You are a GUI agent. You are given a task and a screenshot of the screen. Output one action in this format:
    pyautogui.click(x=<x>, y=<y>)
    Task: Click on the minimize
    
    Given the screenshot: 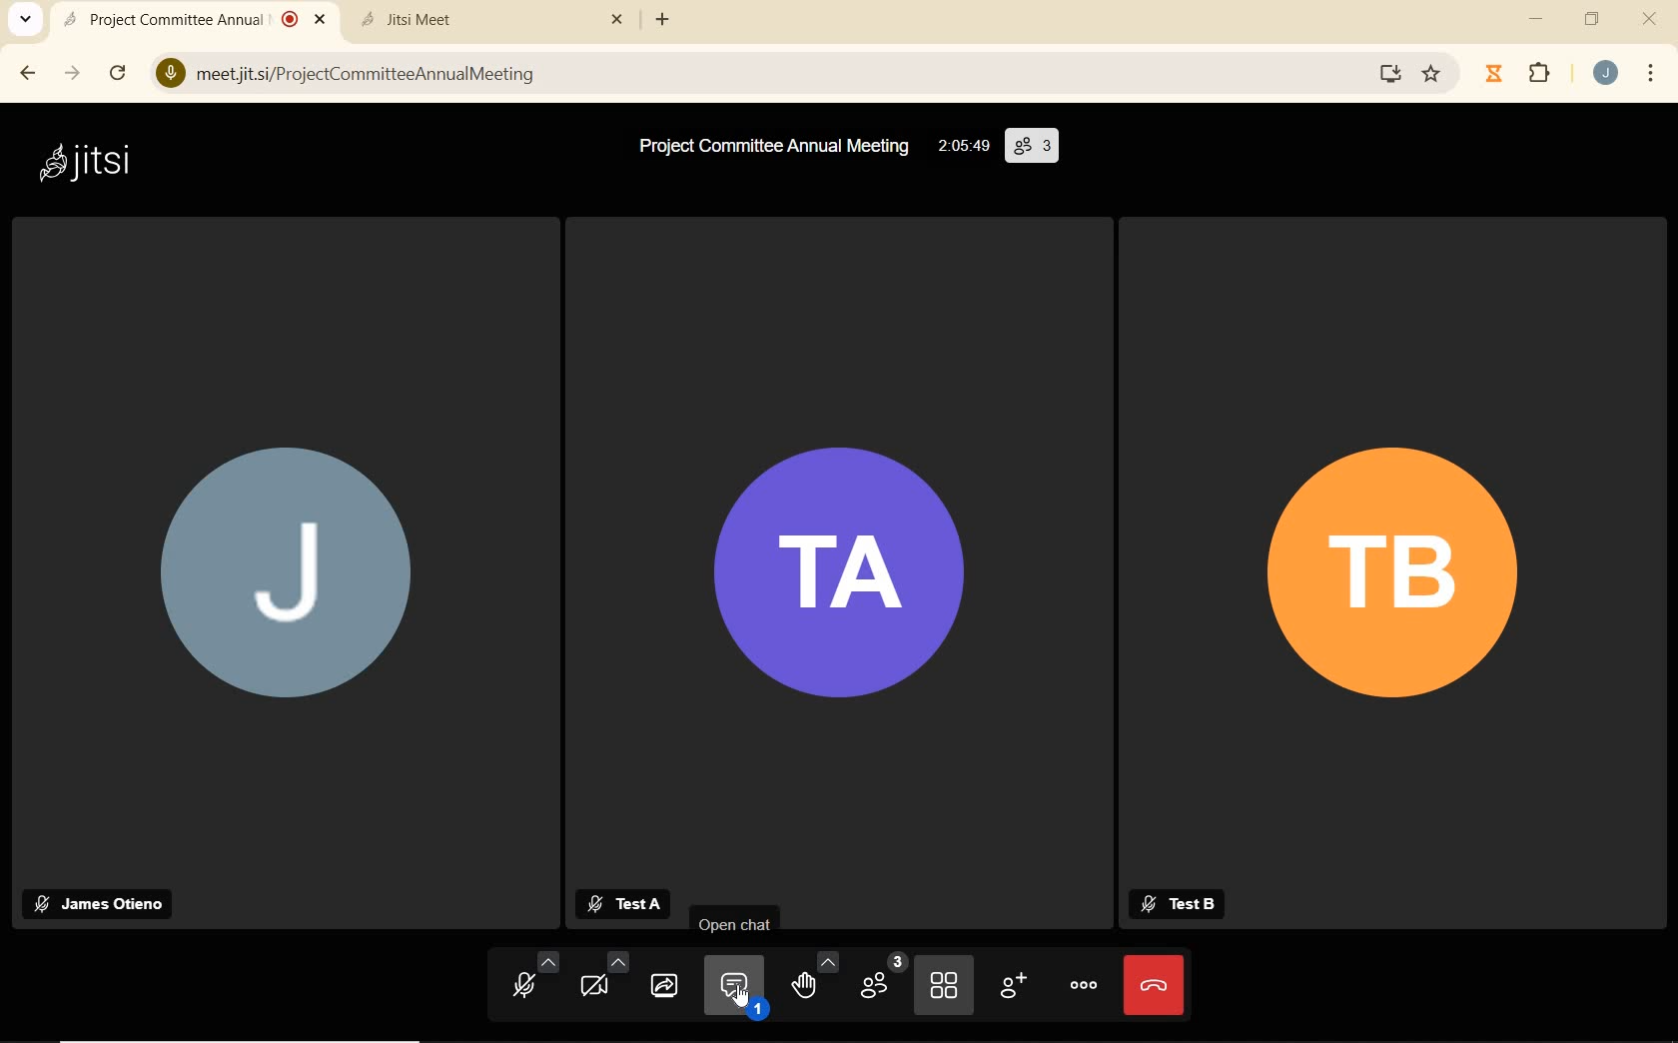 What is the action you would take?
    pyautogui.click(x=1536, y=22)
    